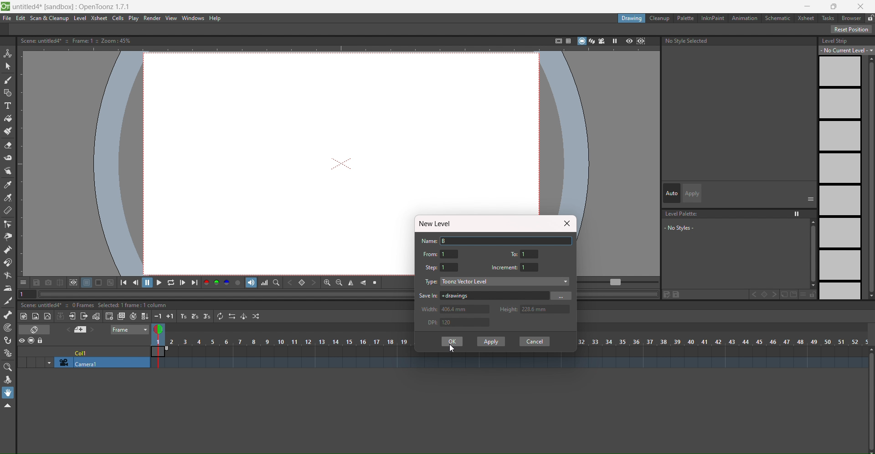 The height and width of the screenshot is (454, 875). Describe the element at coordinates (683, 214) in the screenshot. I see `level palette` at that location.